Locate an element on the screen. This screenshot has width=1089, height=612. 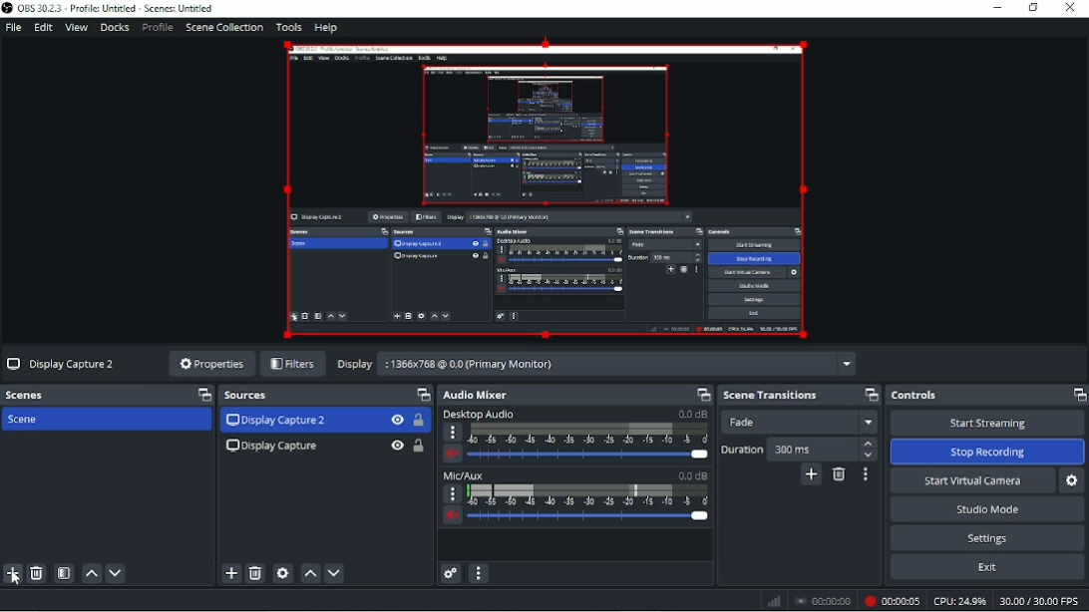
Controls is located at coordinates (917, 396).